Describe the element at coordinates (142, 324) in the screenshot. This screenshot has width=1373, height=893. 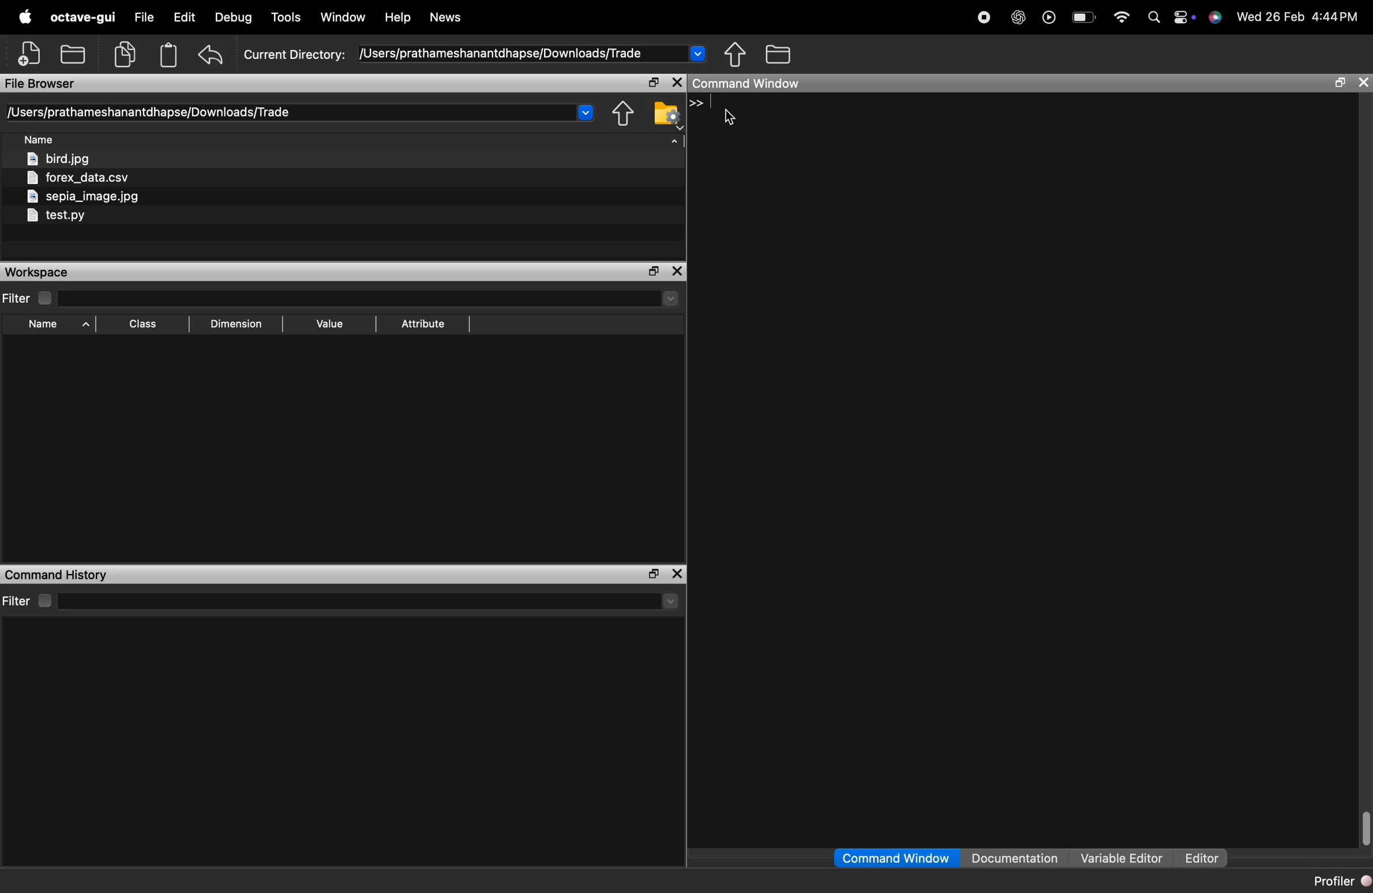
I see `Class` at that location.